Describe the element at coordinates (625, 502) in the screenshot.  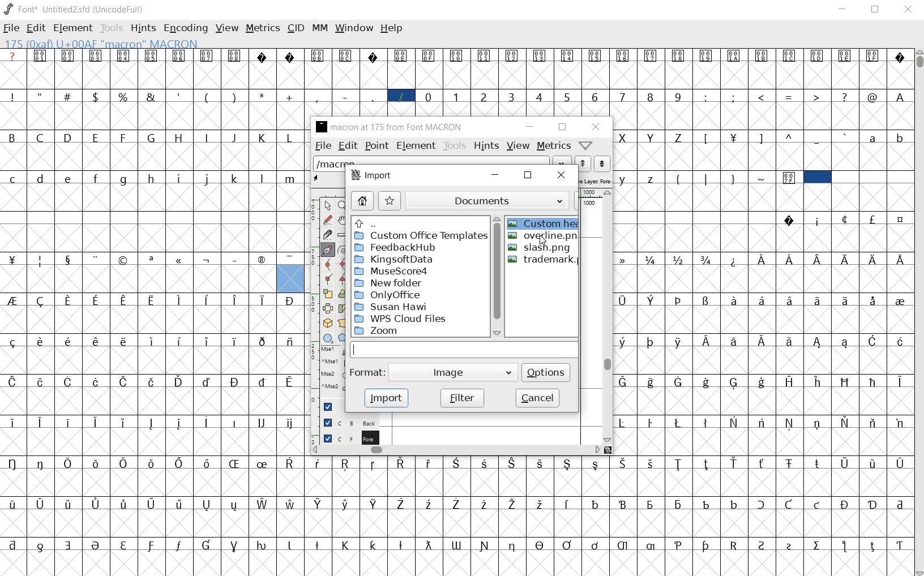
I see `Symbol` at that location.